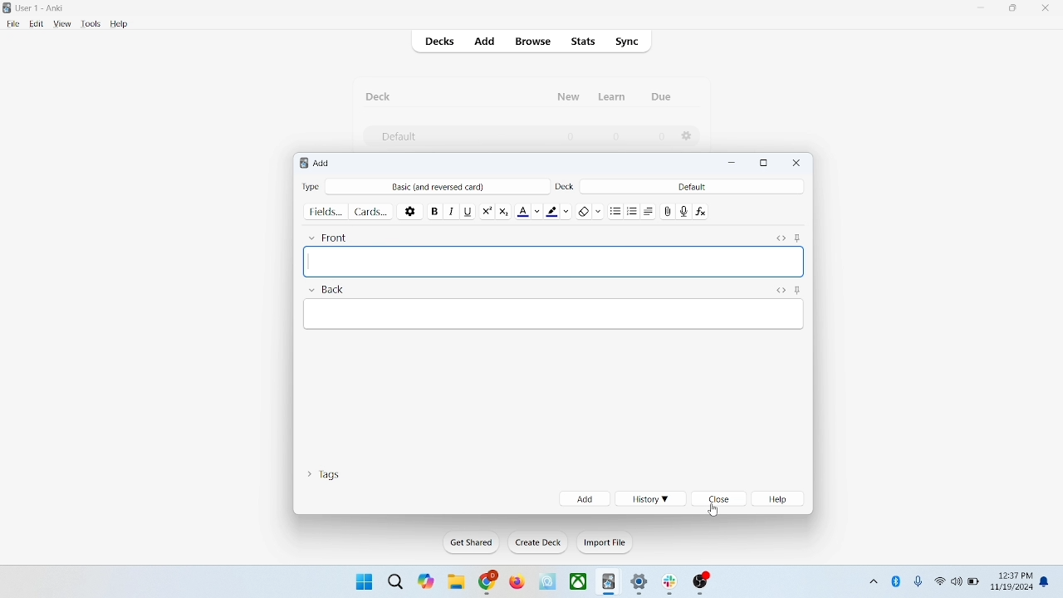  Describe the element at coordinates (539, 542) in the screenshot. I see `create deck` at that location.